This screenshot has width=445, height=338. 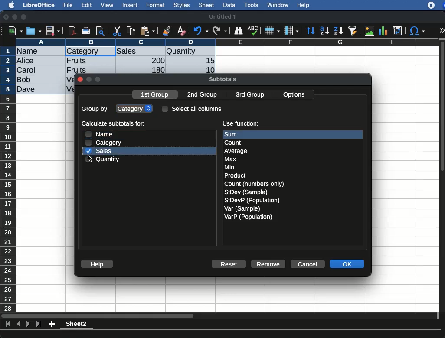 I want to click on options , so click(x=295, y=93).